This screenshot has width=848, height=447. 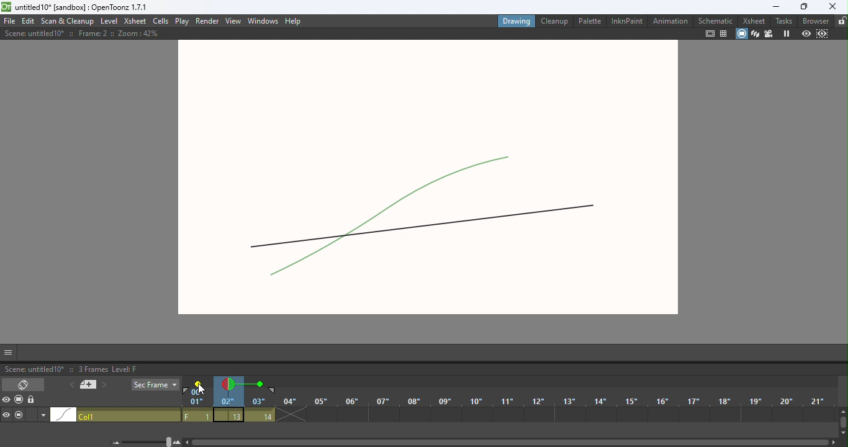 What do you see at coordinates (813, 20) in the screenshot?
I see `Browser` at bounding box center [813, 20].